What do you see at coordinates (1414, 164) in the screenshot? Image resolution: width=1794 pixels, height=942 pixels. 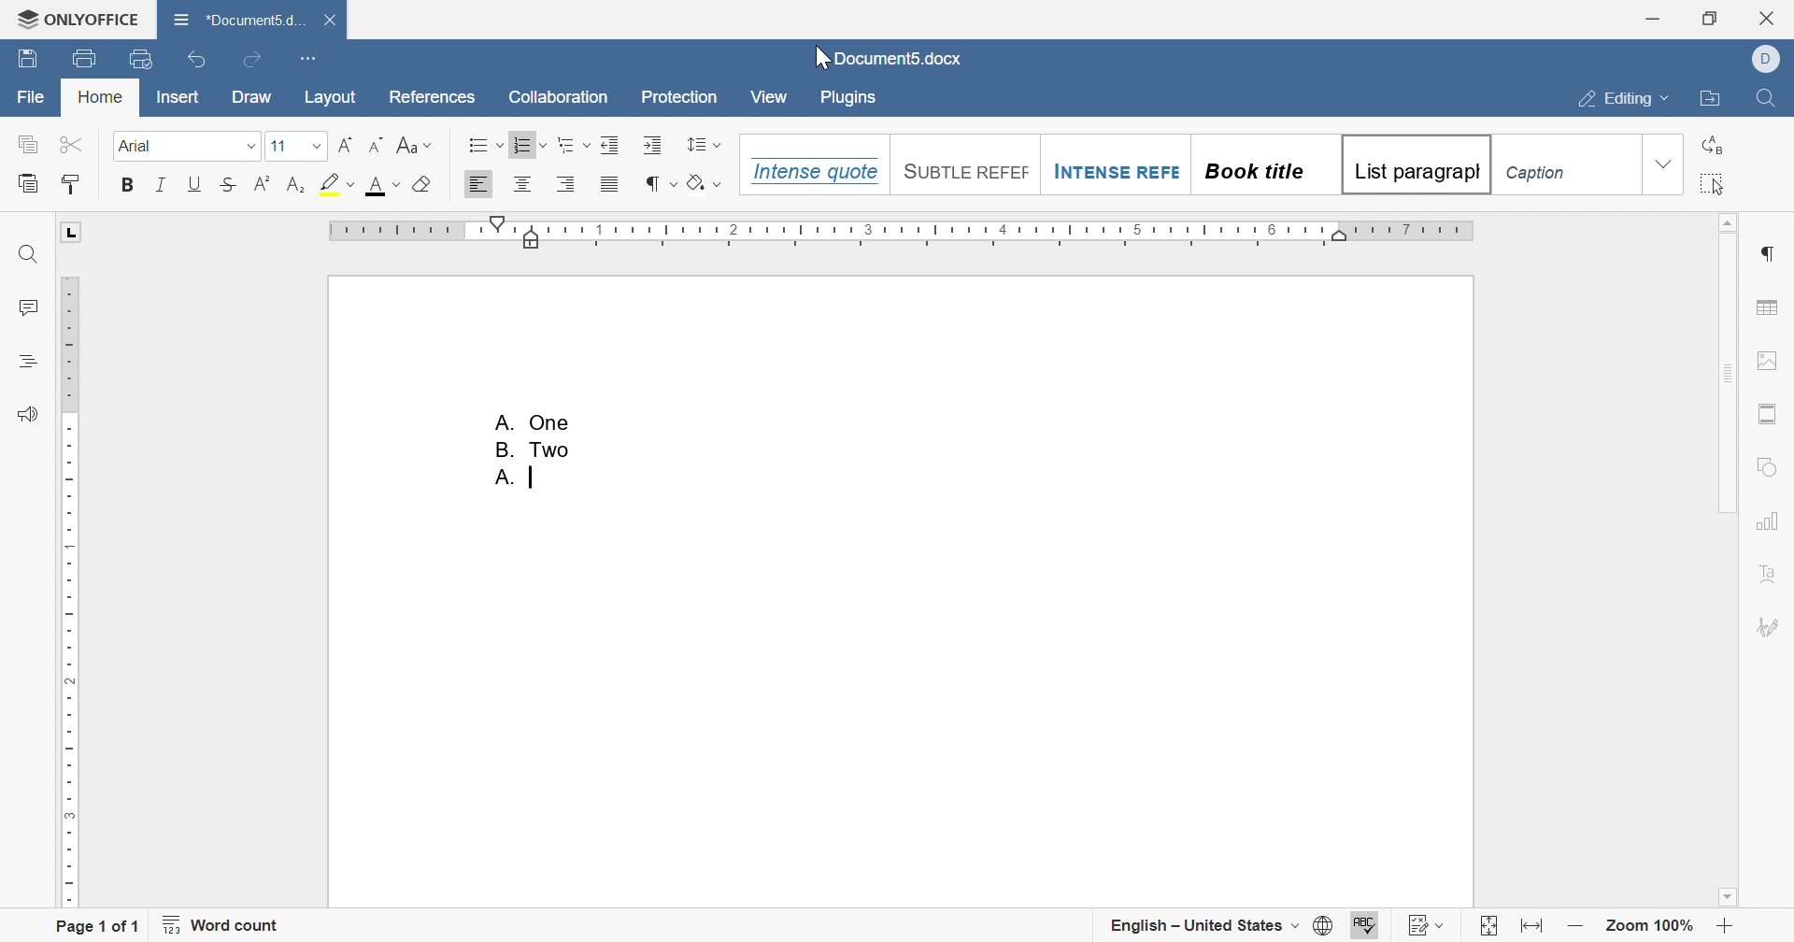 I see `List paragrapgh` at bounding box center [1414, 164].